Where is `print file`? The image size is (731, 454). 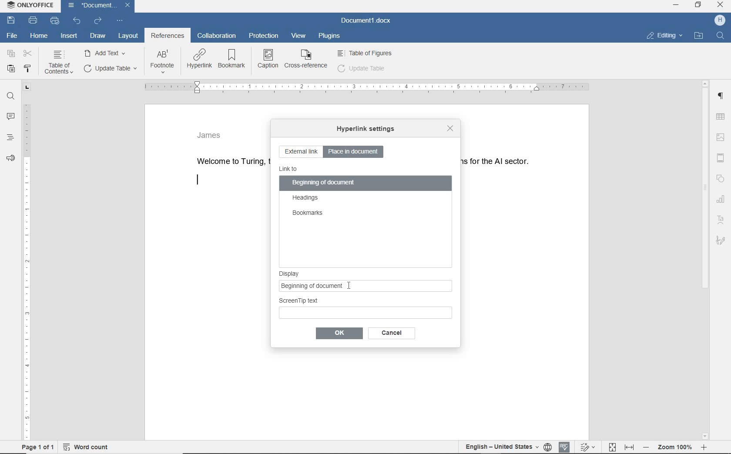 print file is located at coordinates (34, 21).